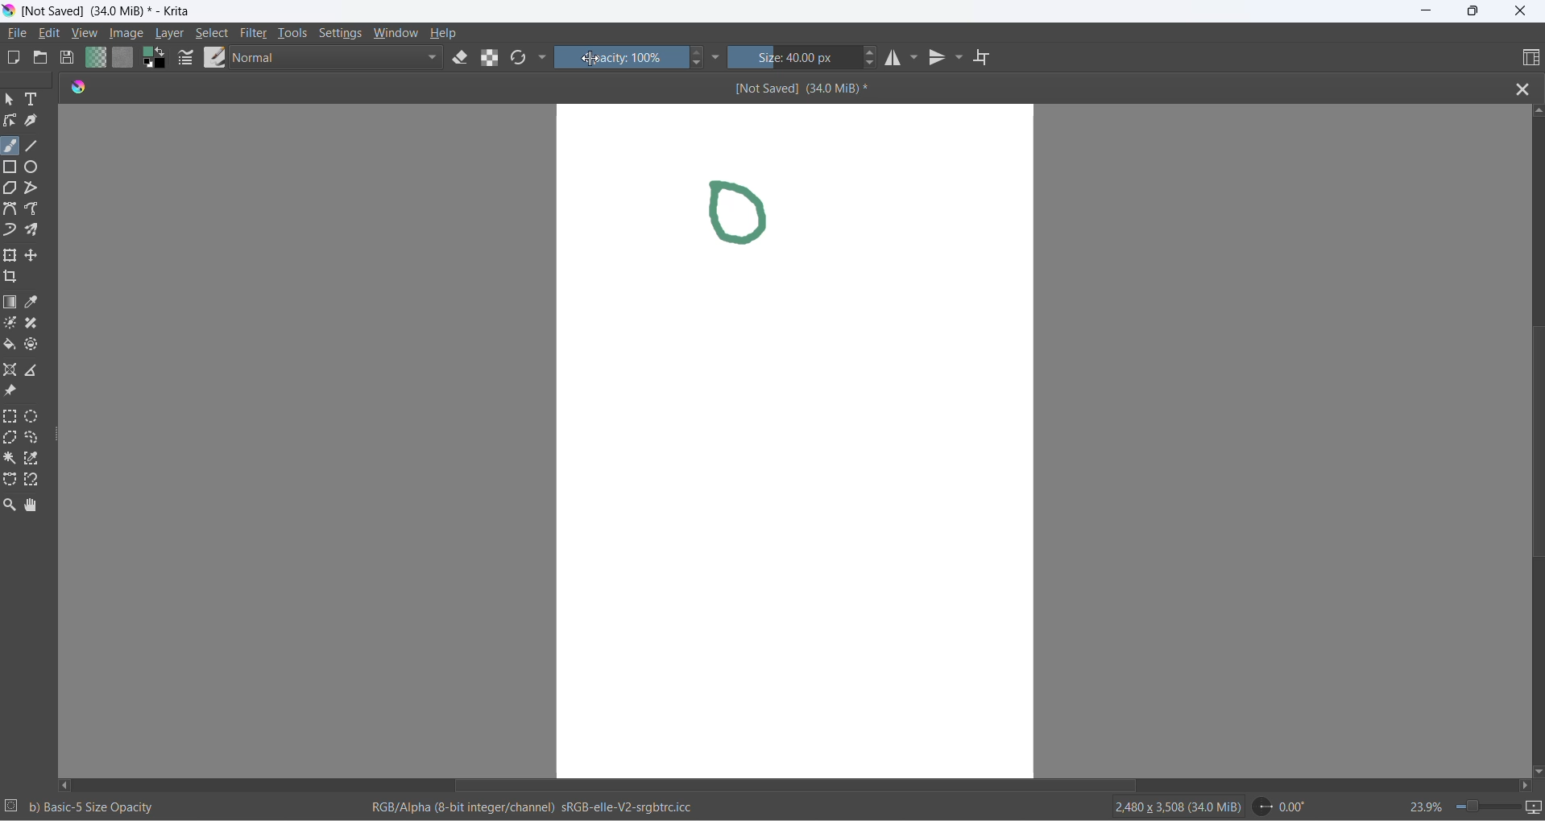 This screenshot has height=821, width=1545. What do you see at coordinates (12, 369) in the screenshot?
I see `assistant tool` at bounding box center [12, 369].